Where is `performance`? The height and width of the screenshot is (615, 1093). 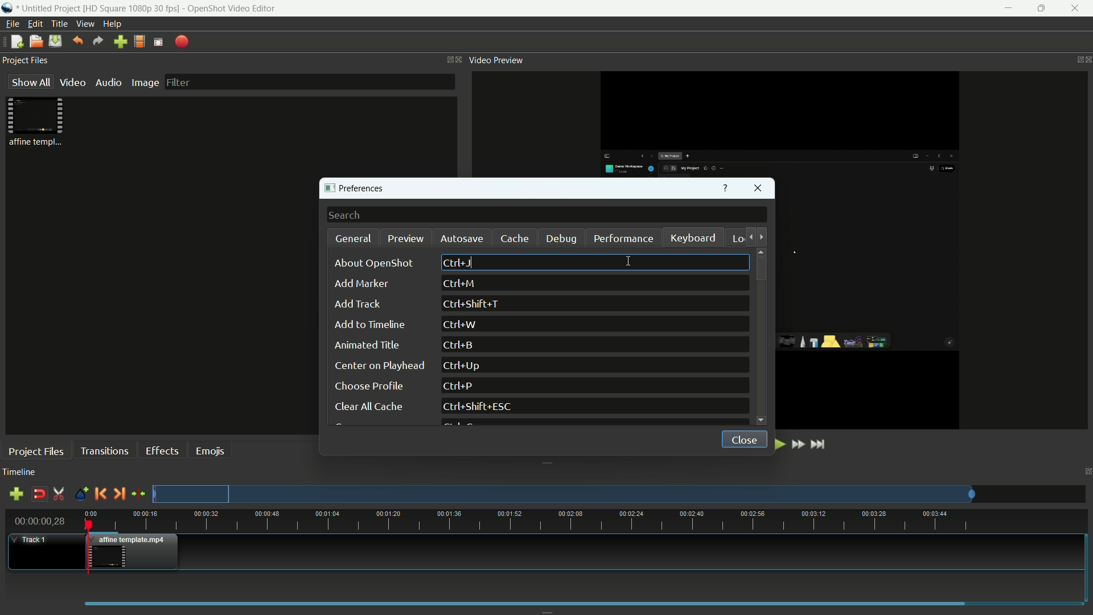
performance is located at coordinates (623, 238).